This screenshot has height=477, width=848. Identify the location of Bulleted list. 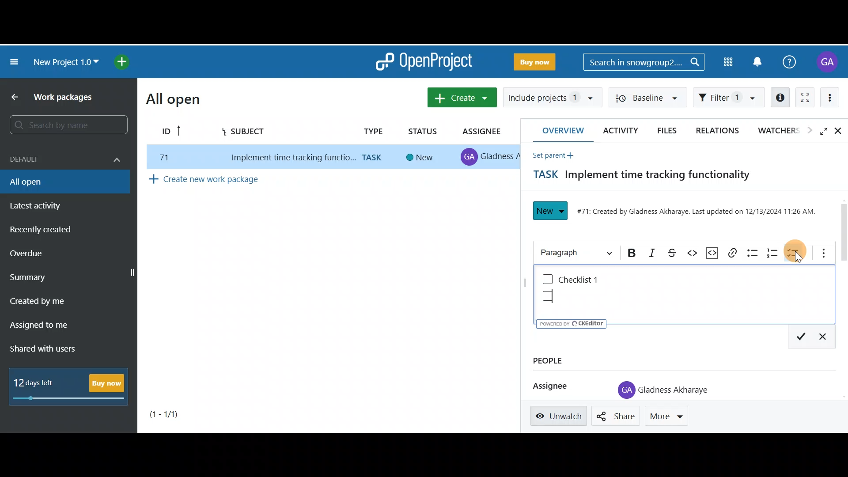
(752, 252).